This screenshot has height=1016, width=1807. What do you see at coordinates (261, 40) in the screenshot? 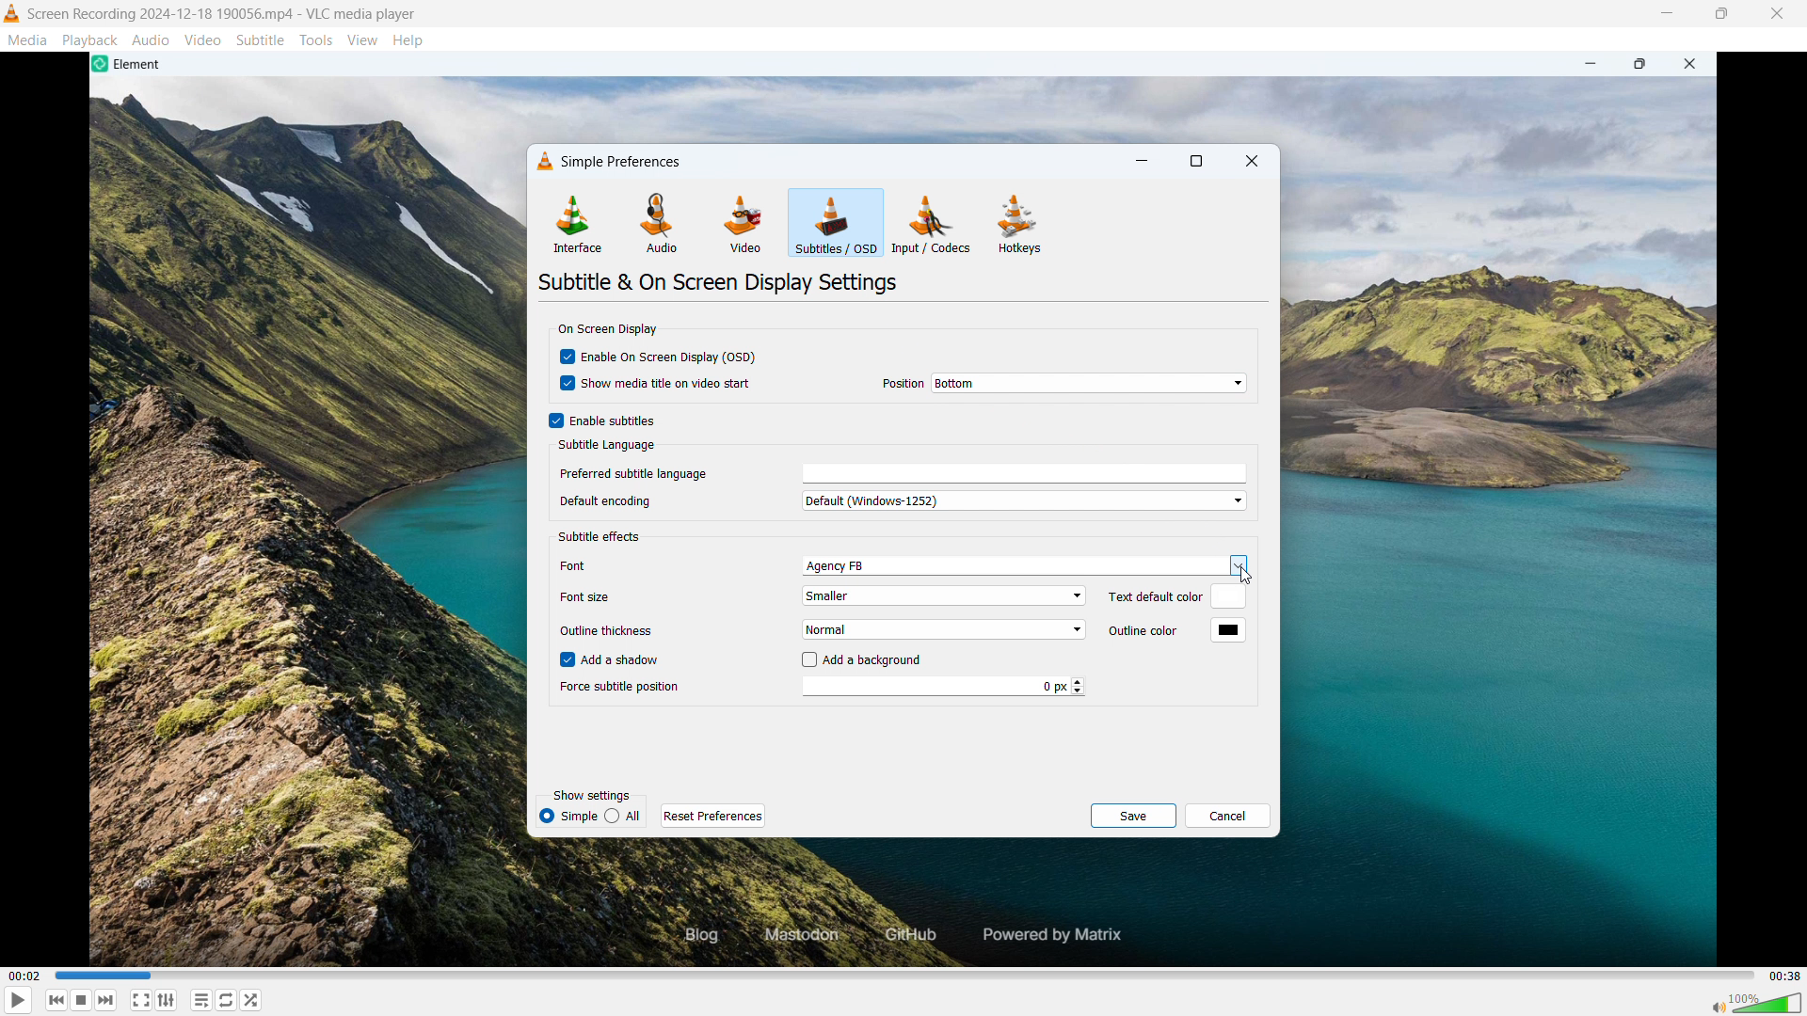
I see `subtitle` at bounding box center [261, 40].